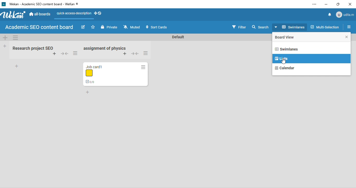 The height and width of the screenshot is (188, 356). Describe the element at coordinates (325, 27) in the screenshot. I see `multi selection` at that location.